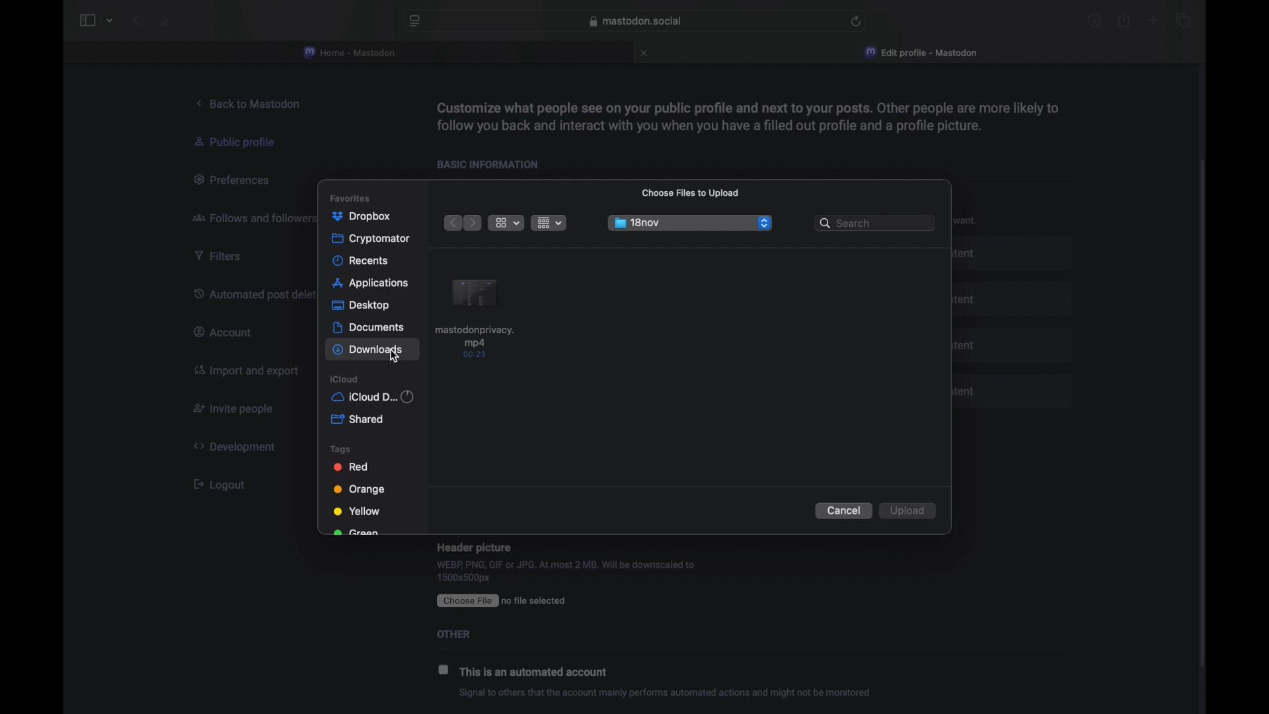  What do you see at coordinates (371, 283) in the screenshot?
I see `applications` at bounding box center [371, 283].